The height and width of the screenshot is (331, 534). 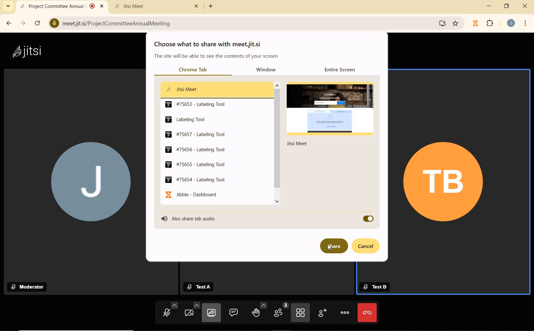 What do you see at coordinates (167, 312) in the screenshot?
I see `MICROPHONE` at bounding box center [167, 312].